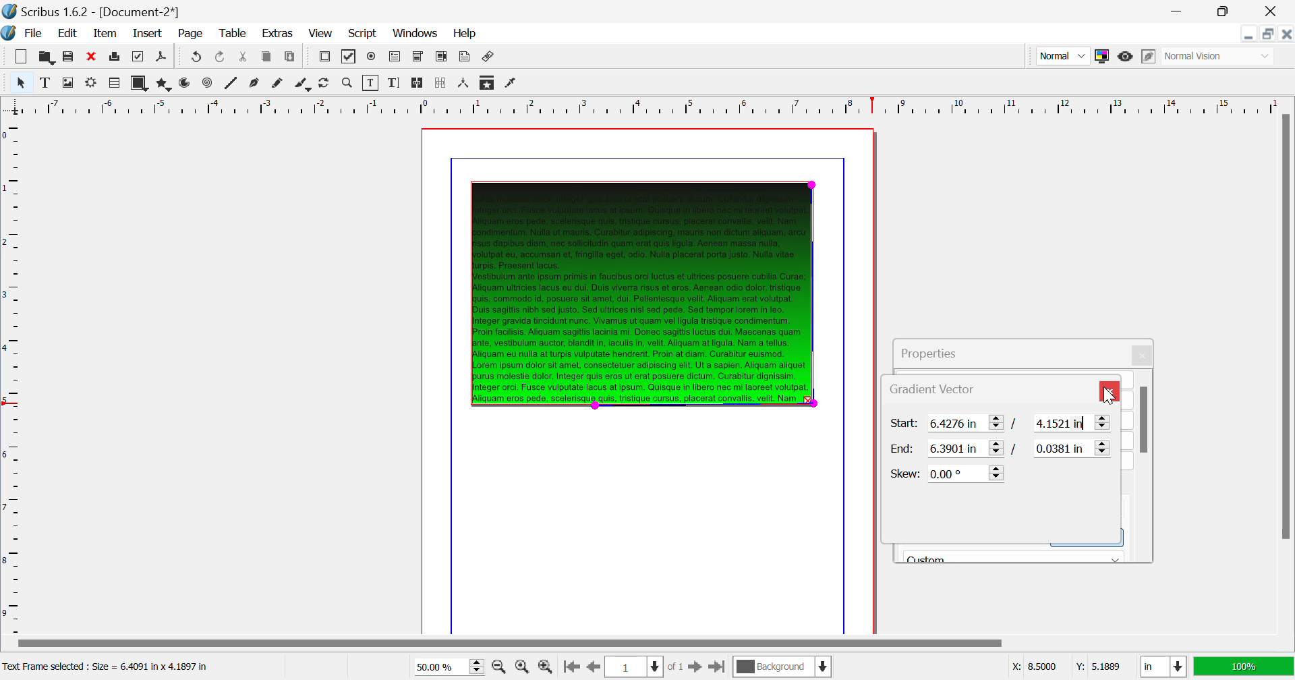 This screenshot has height=680, width=1295. I want to click on Calligraphic Line, so click(304, 85).